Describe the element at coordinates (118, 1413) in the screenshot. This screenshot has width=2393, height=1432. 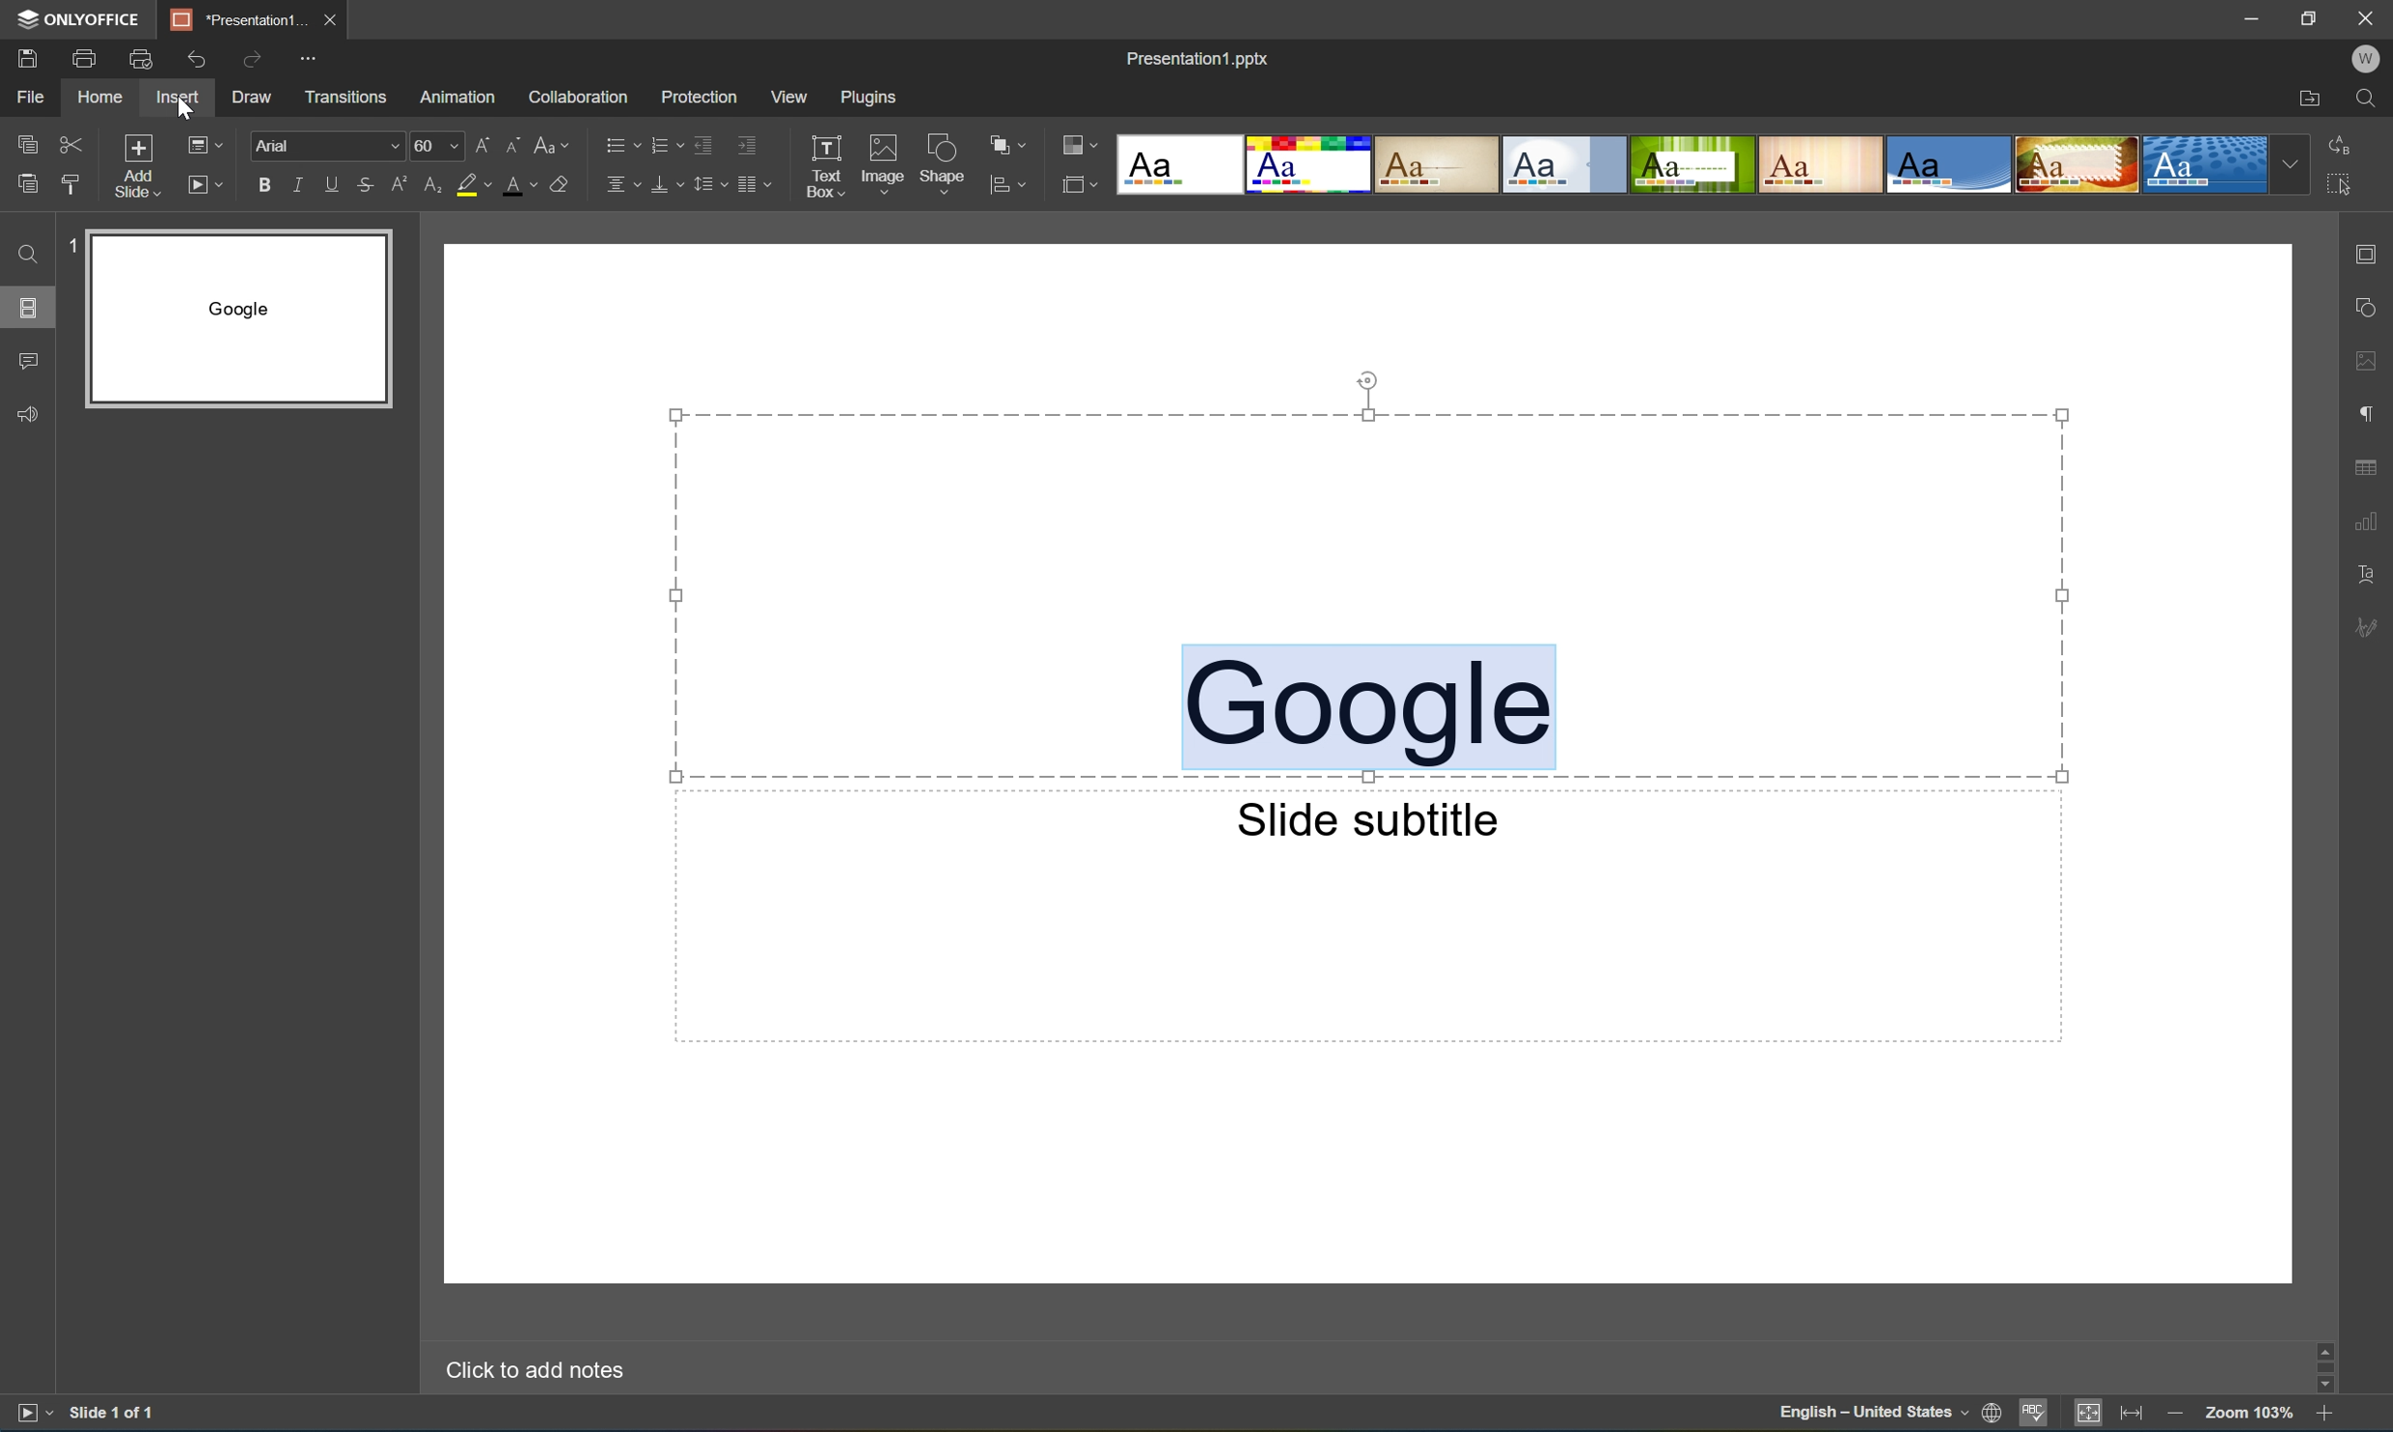
I see `Slide 1 of 1` at that location.